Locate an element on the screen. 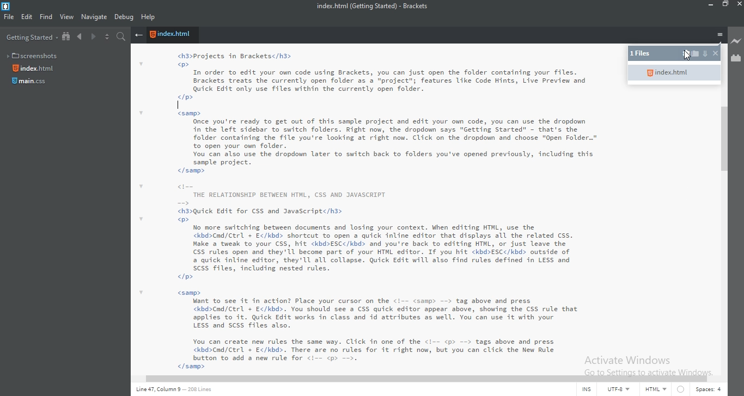 The height and width of the screenshot is (396, 744). HTML is located at coordinates (655, 391).